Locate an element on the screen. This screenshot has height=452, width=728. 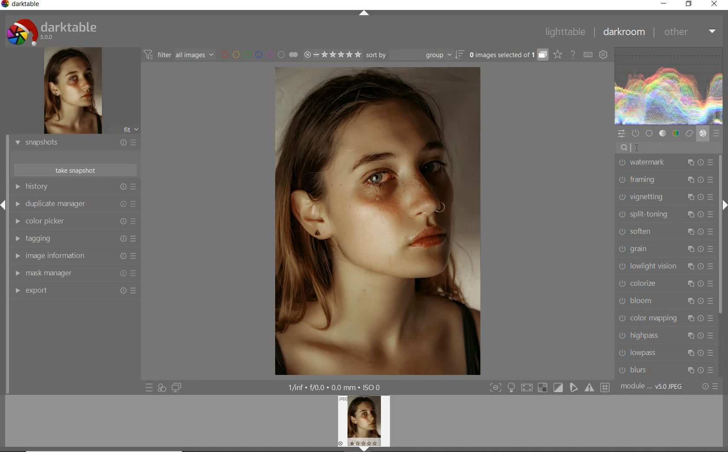
restore is located at coordinates (689, 6).